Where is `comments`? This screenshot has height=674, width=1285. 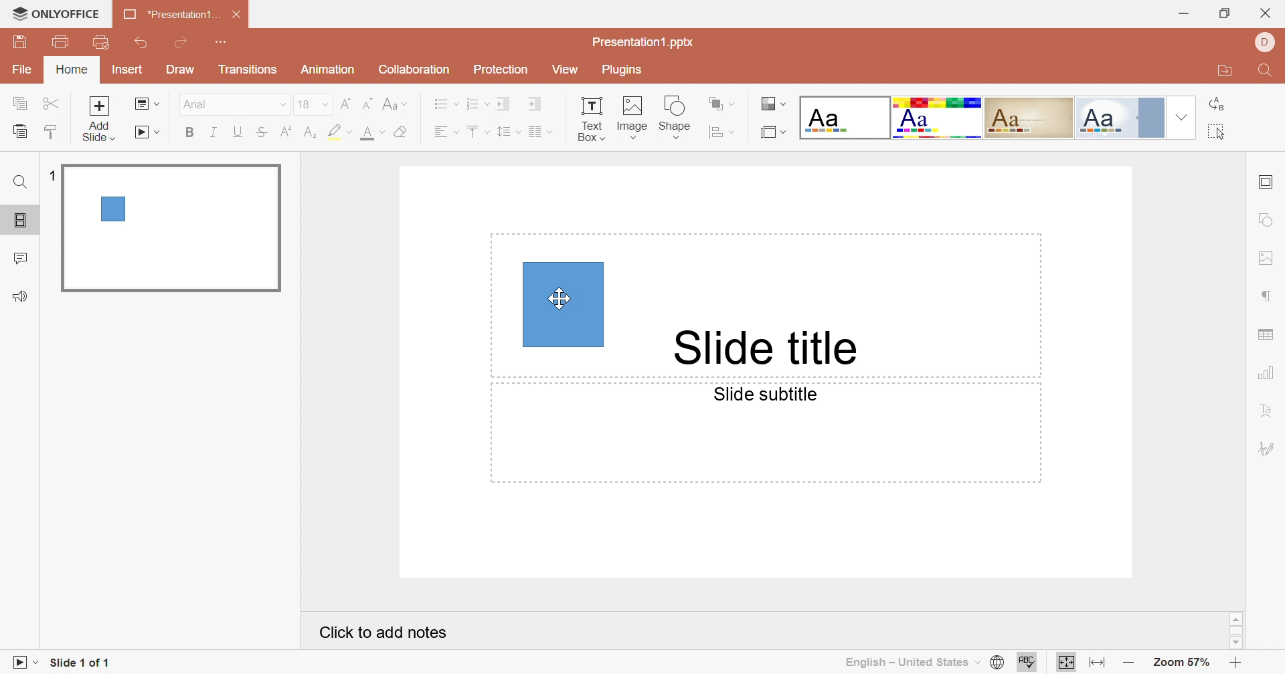
comments is located at coordinates (23, 257).